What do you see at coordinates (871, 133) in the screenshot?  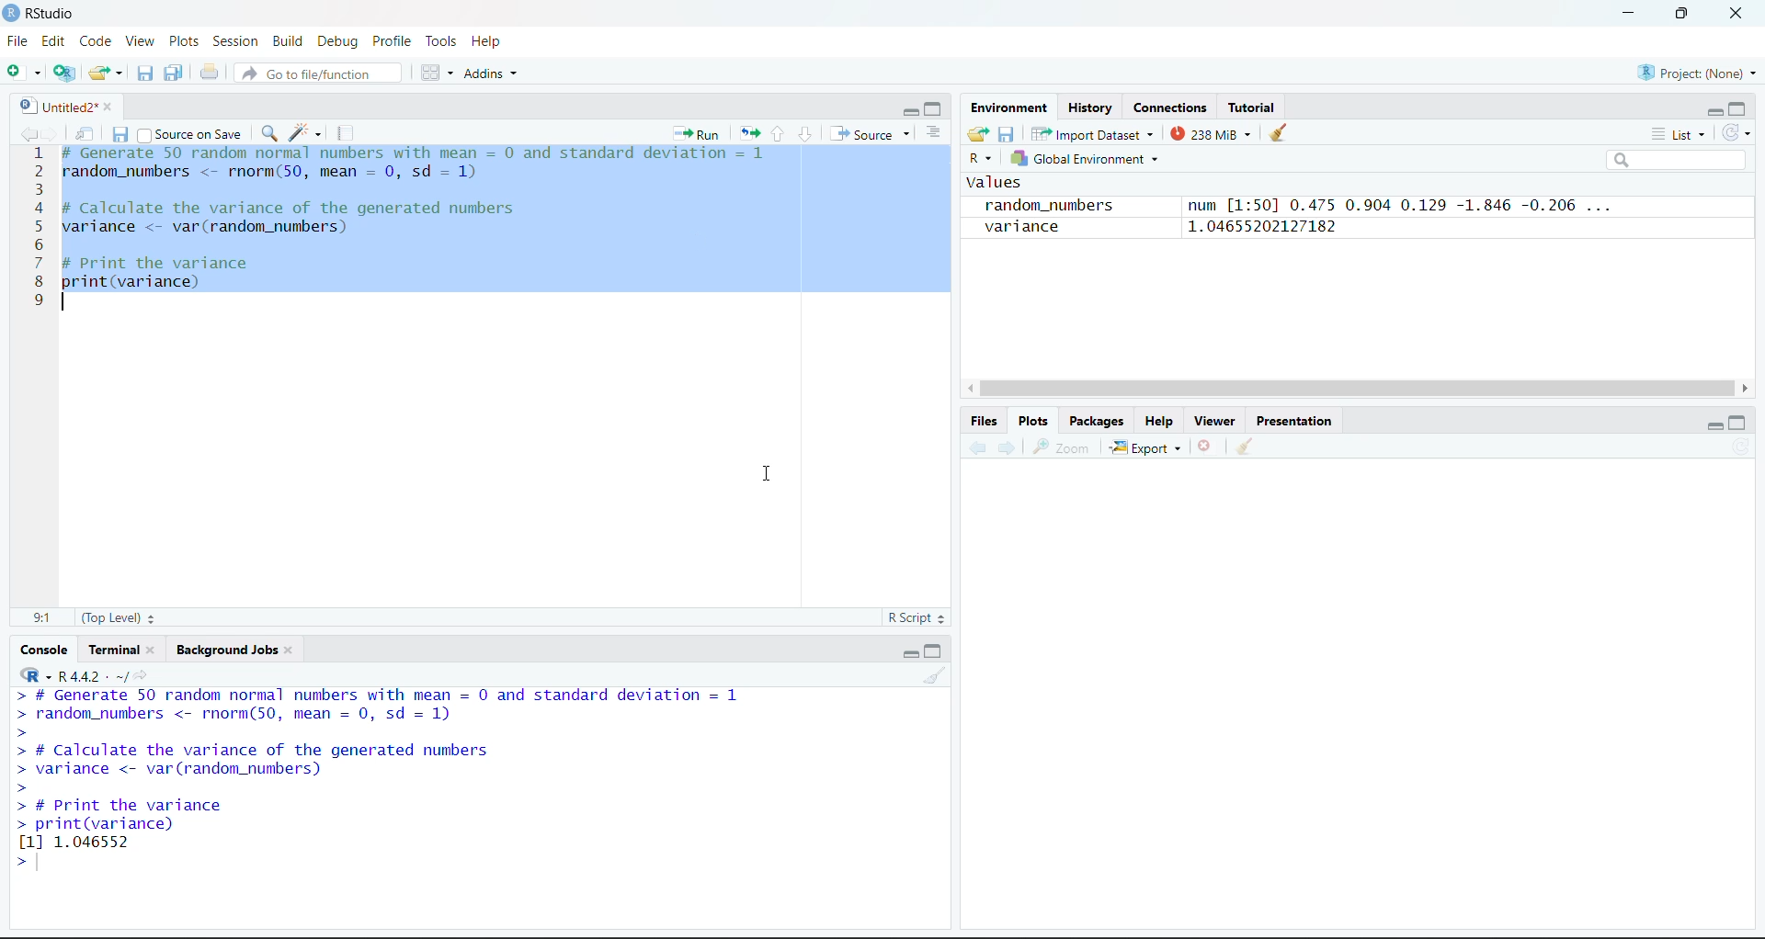 I see `Source` at bounding box center [871, 133].